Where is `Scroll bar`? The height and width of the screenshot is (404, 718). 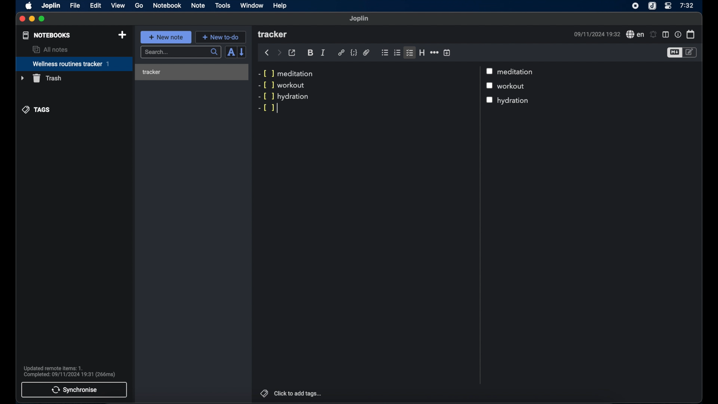
Scroll bar is located at coordinates (479, 225).